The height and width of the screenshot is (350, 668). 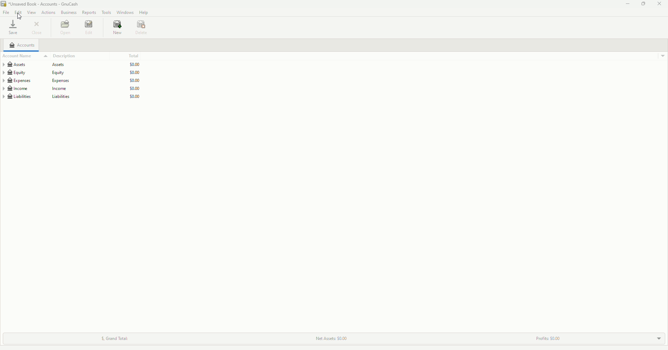 What do you see at coordinates (116, 28) in the screenshot?
I see `New` at bounding box center [116, 28].